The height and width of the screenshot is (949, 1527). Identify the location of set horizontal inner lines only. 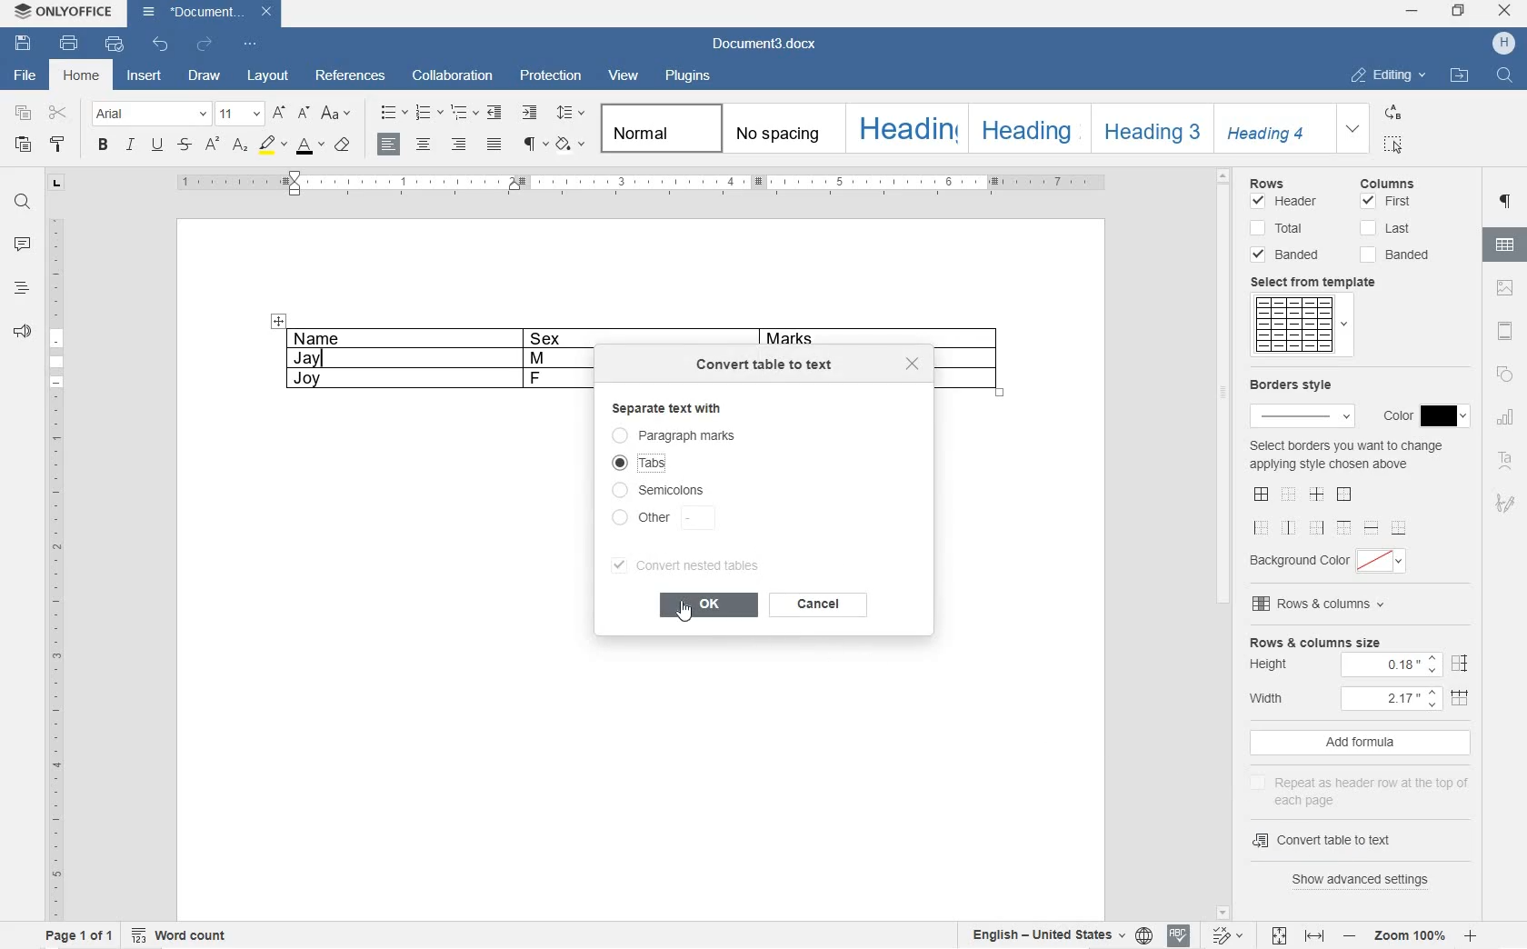
(1371, 526).